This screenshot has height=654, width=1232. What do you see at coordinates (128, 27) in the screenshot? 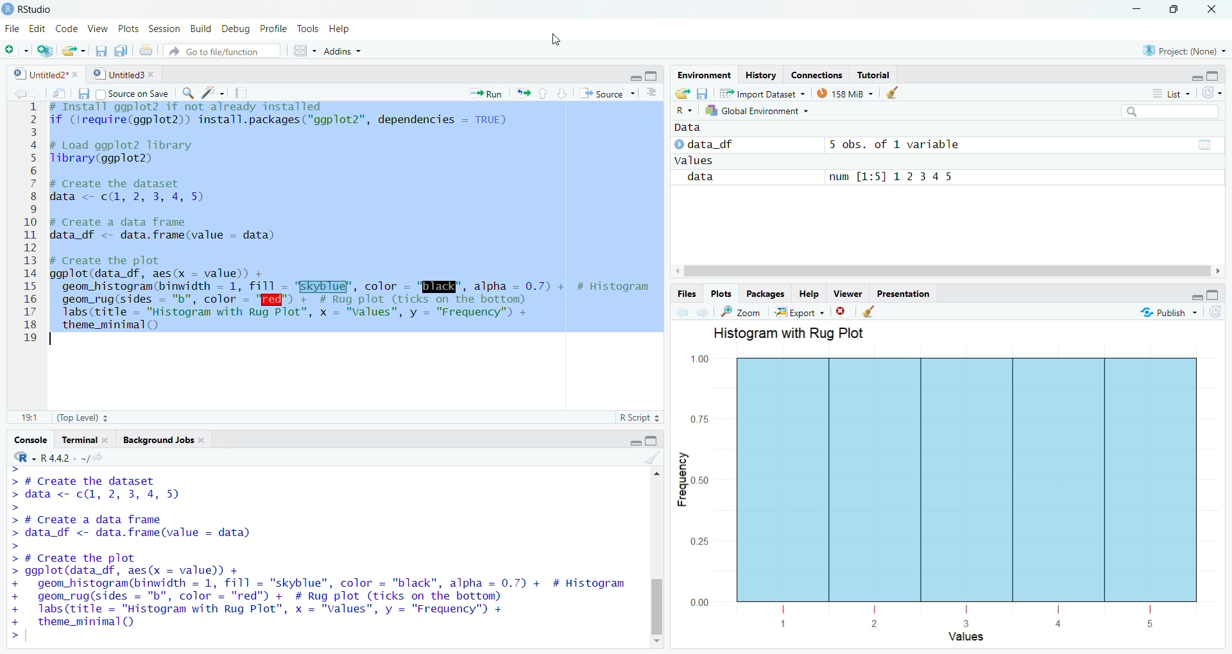
I see `Plots` at bounding box center [128, 27].